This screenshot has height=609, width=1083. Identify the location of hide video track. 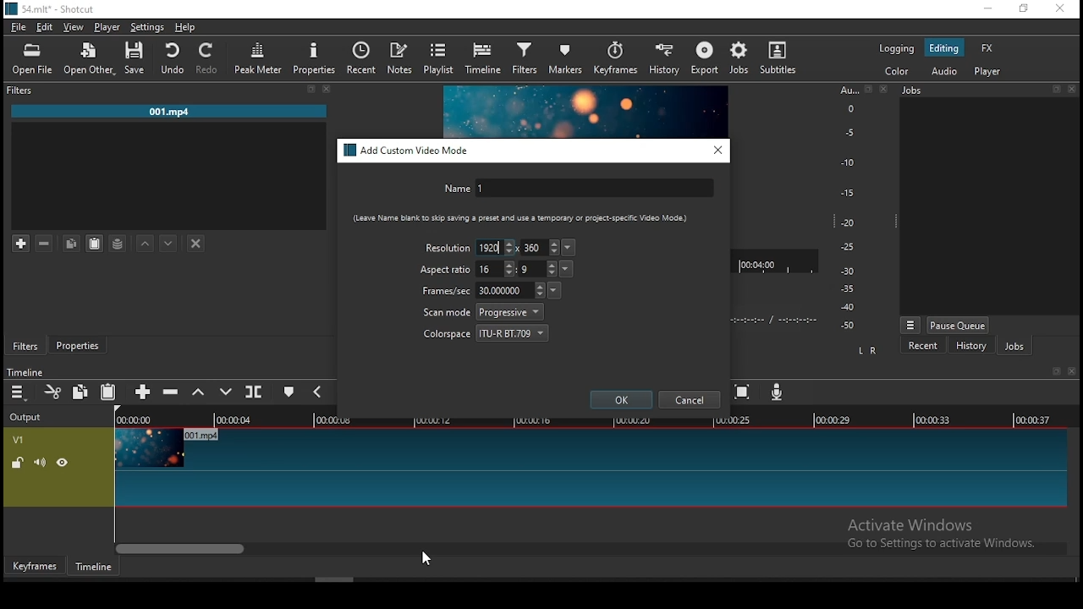
(63, 461).